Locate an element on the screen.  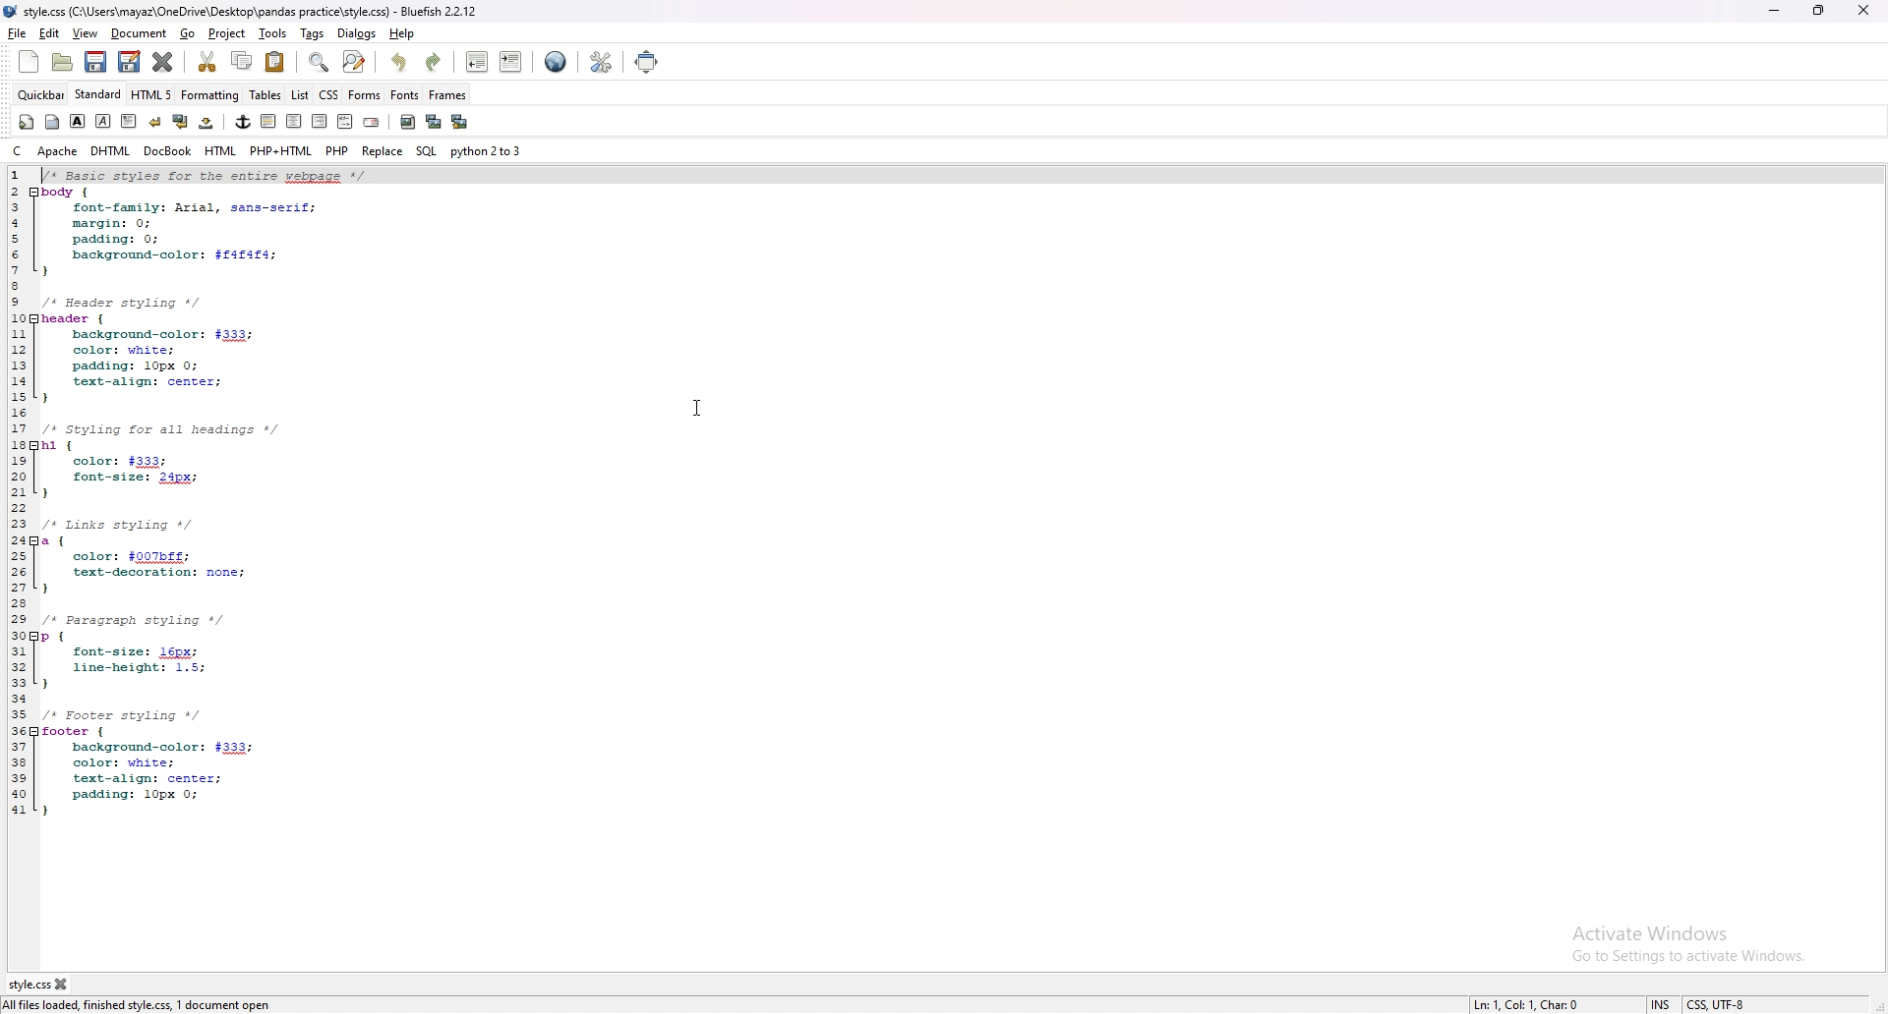
indent is located at coordinates (512, 61).